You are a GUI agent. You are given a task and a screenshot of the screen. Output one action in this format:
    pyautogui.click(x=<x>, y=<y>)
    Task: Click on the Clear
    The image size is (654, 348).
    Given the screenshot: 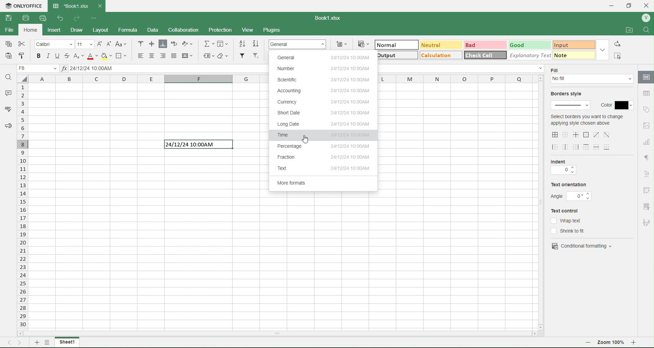 What is the action you would take?
    pyautogui.click(x=224, y=56)
    